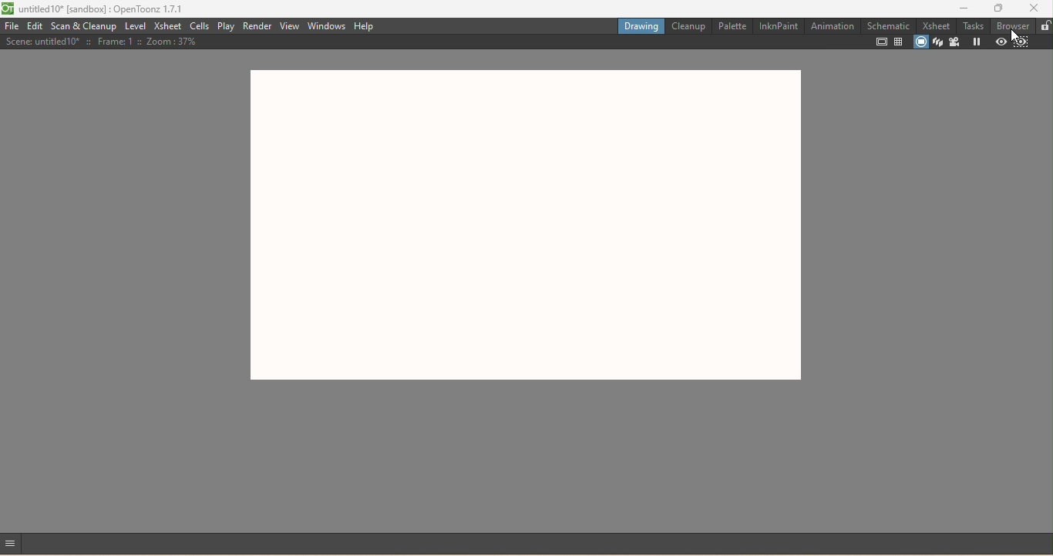 Image resolution: width=1053 pixels, height=556 pixels. What do you see at coordinates (960, 8) in the screenshot?
I see `Minimize` at bounding box center [960, 8].